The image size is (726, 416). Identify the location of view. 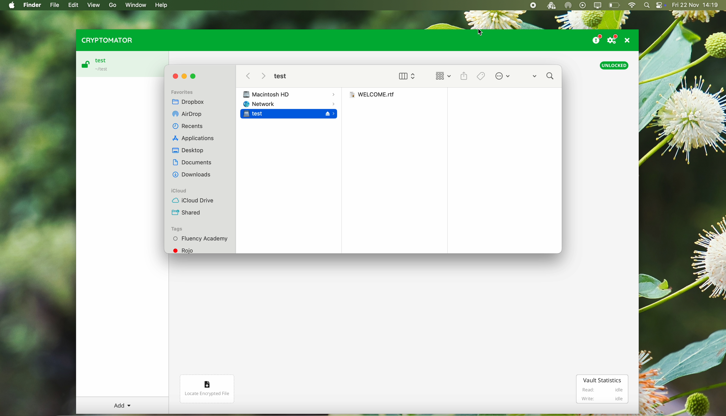
(406, 75).